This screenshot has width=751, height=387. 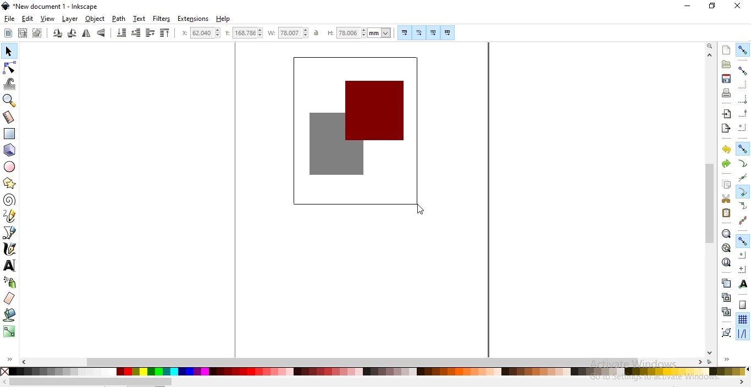 I want to click on height of selection, so click(x=361, y=32).